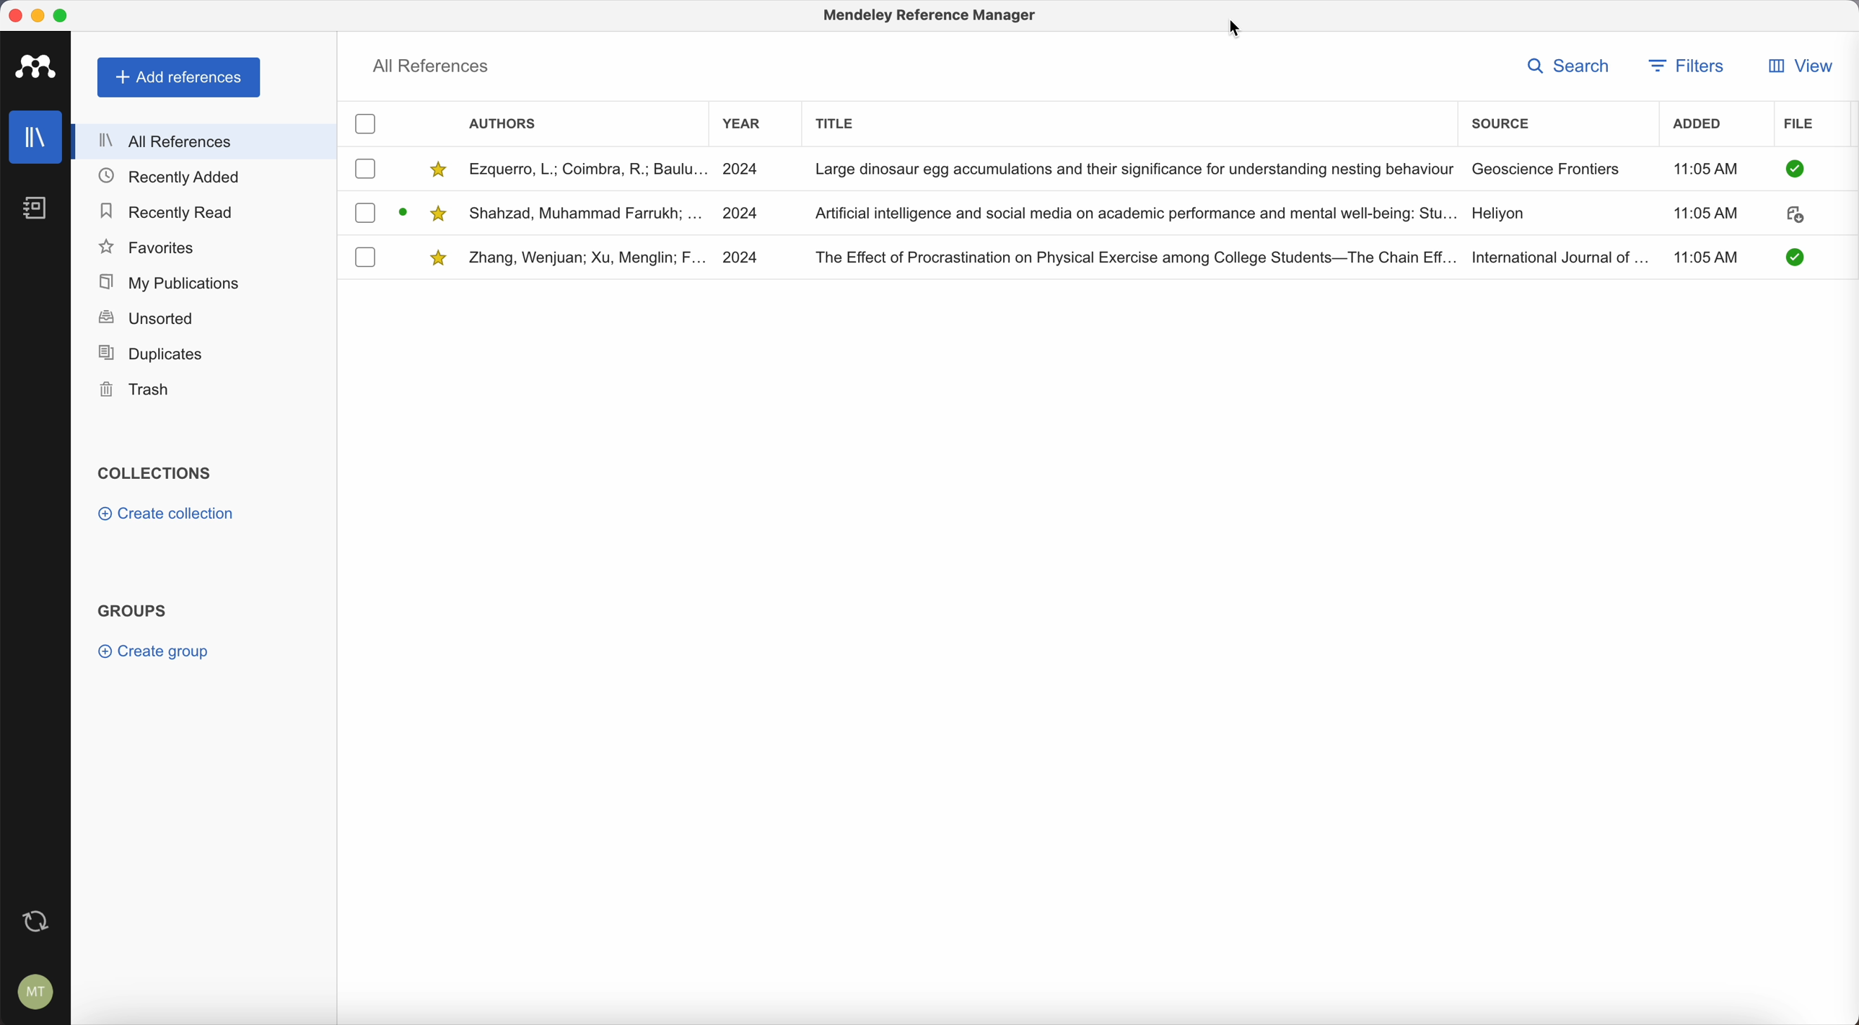 The height and width of the screenshot is (1025, 1859). What do you see at coordinates (932, 18) in the screenshot?
I see `Mendeley reference manager` at bounding box center [932, 18].